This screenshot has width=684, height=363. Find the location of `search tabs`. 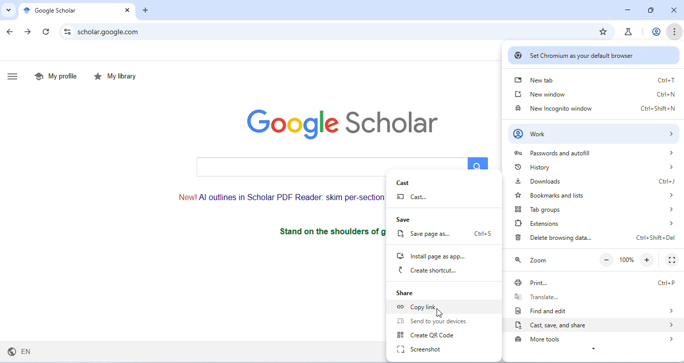

search tabs is located at coordinates (8, 10).